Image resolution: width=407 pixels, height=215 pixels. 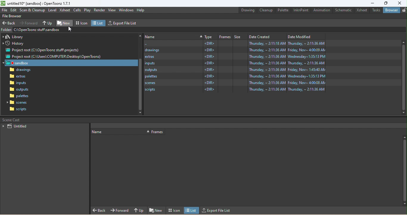 What do you see at coordinates (304, 37) in the screenshot?
I see `Date modified` at bounding box center [304, 37].